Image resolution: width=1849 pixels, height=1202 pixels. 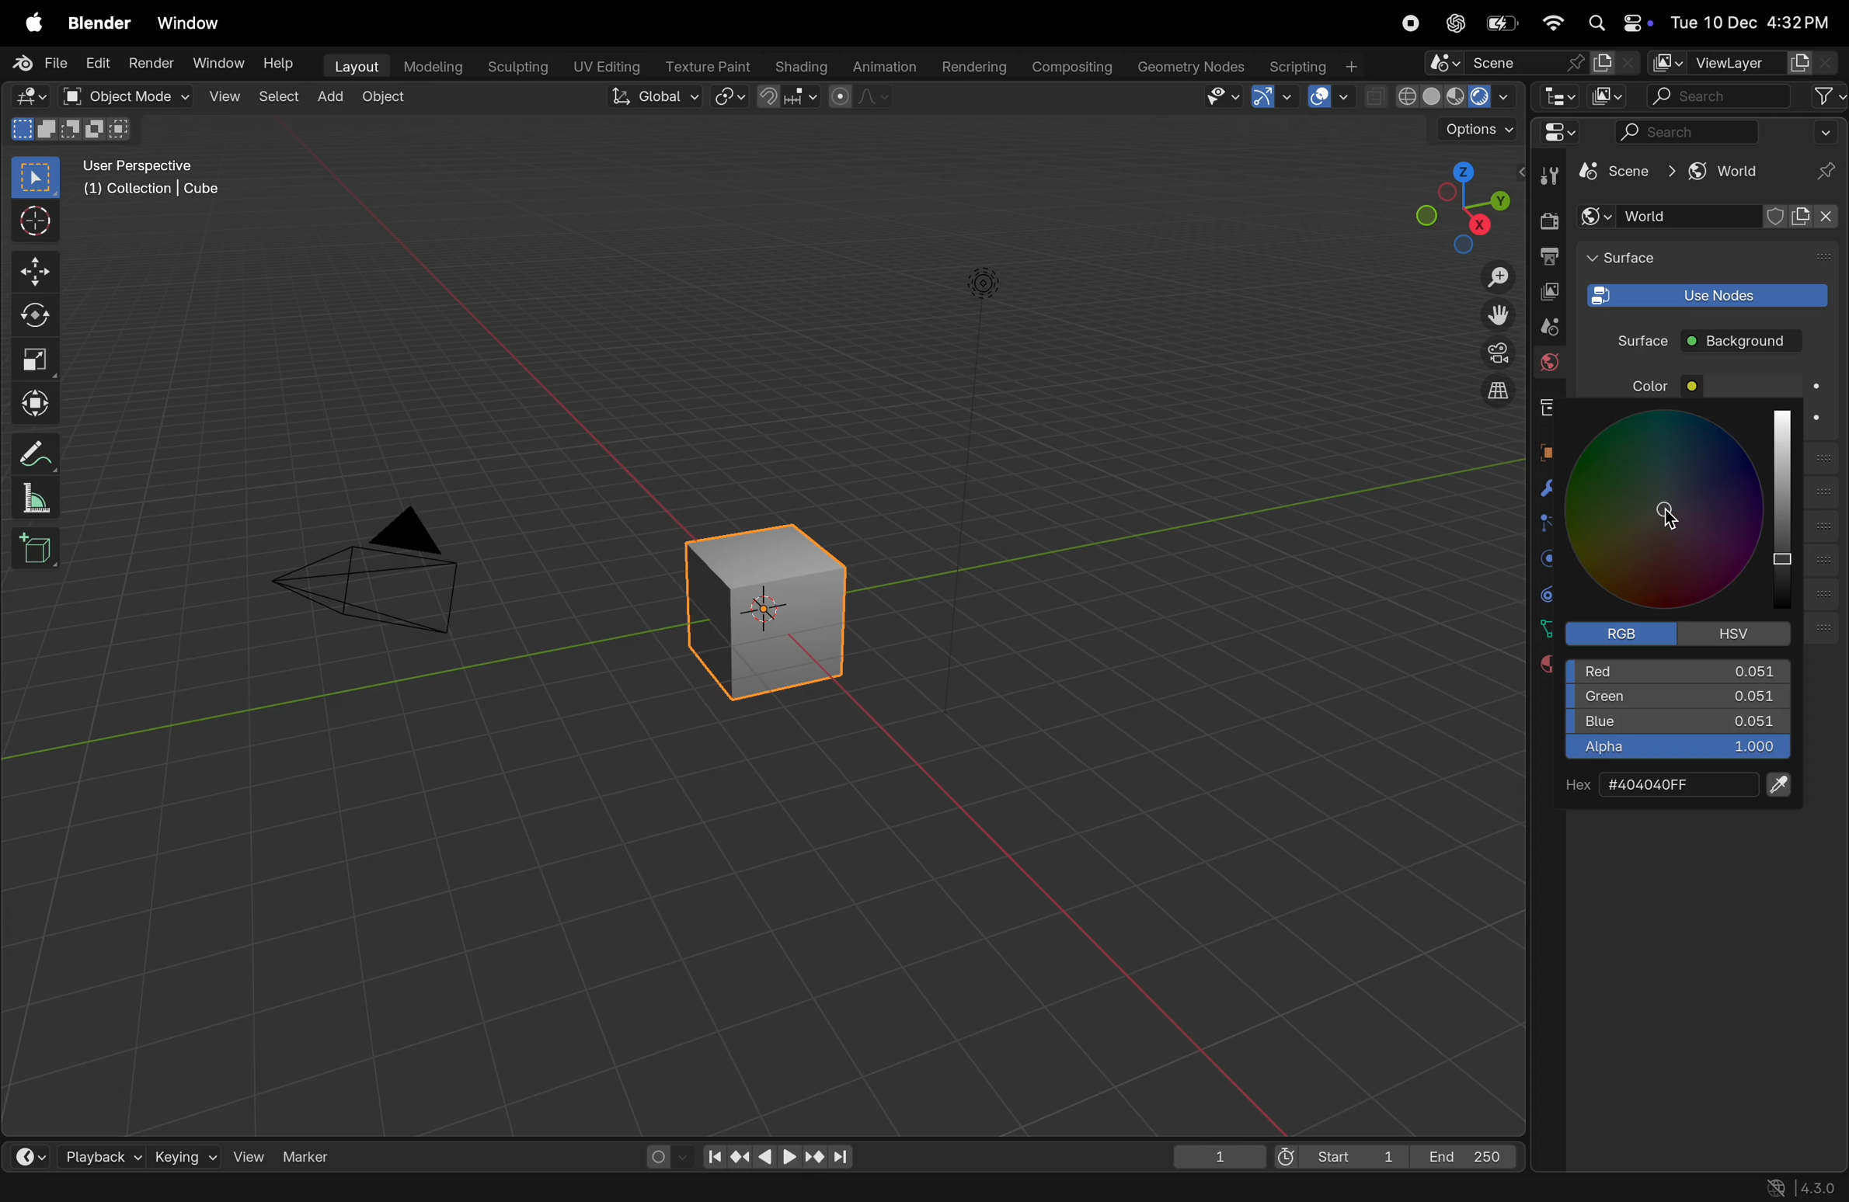 What do you see at coordinates (1544, 407) in the screenshot?
I see `collection` at bounding box center [1544, 407].